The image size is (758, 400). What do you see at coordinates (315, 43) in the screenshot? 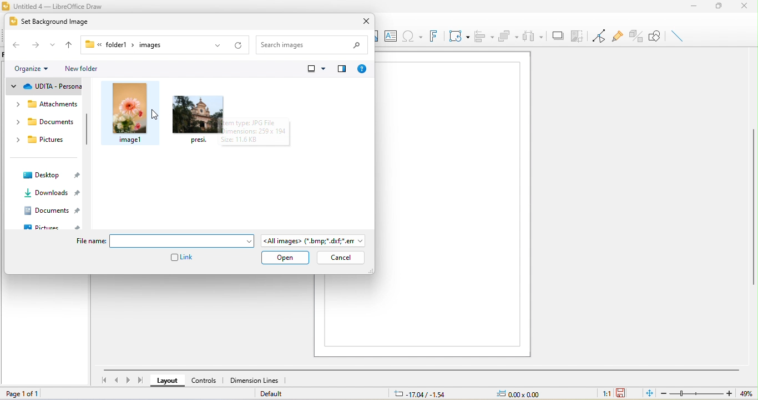
I see `search` at bounding box center [315, 43].